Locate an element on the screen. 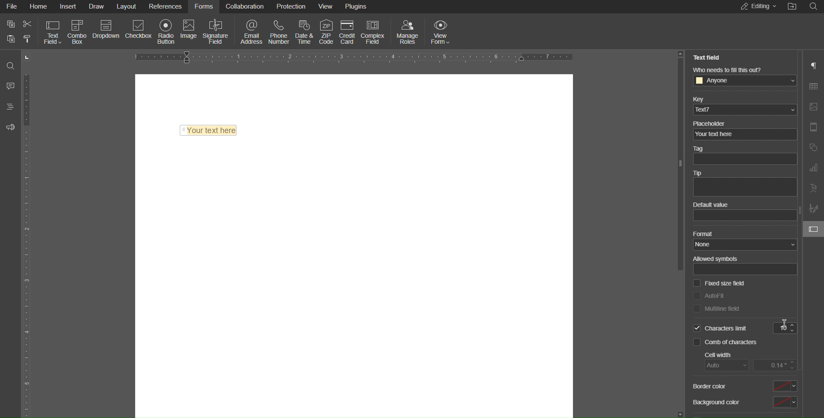 Image resolution: width=824 pixels, height=418 pixels. Tag is located at coordinates (743, 156).